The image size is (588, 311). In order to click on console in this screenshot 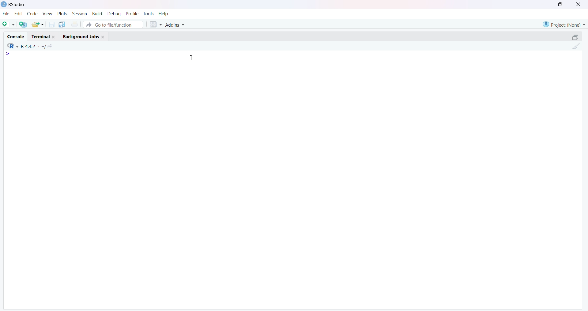, I will do `click(17, 36)`.